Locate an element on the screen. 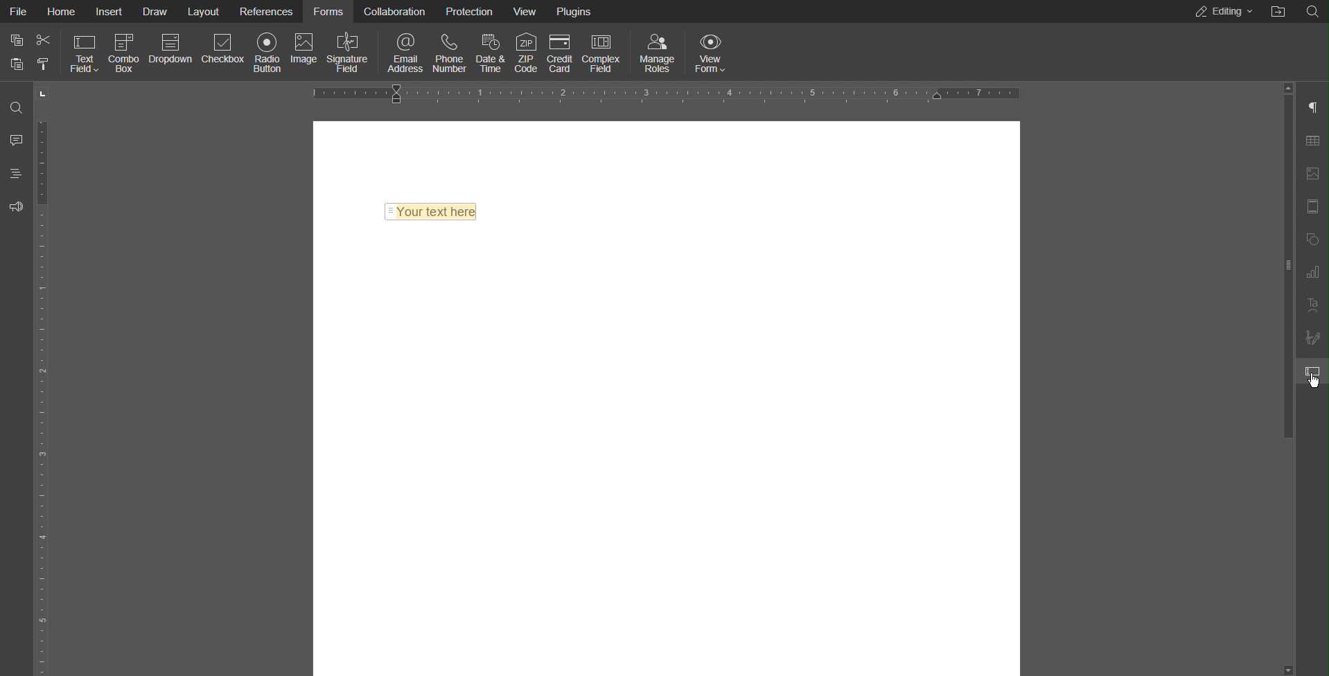 This screenshot has width=1329, height=676. ZIP Code is located at coordinates (527, 51).